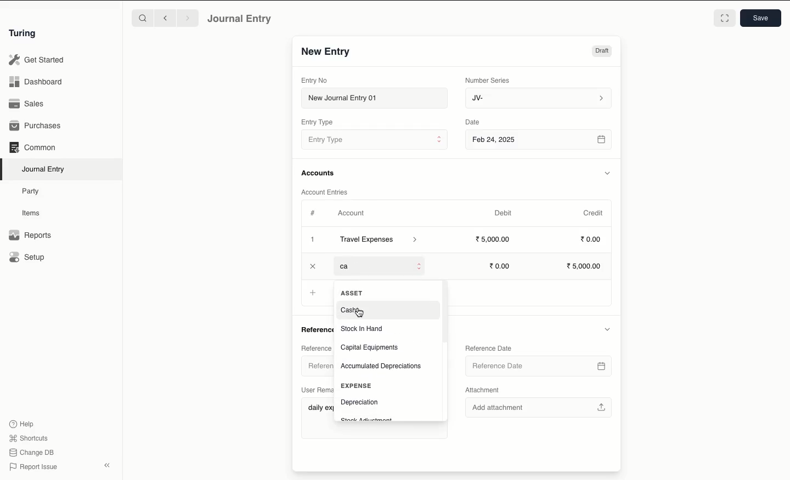 The width and height of the screenshot is (790, 480). What do you see at coordinates (363, 329) in the screenshot?
I see `Stock In Hand` at bounding box center [363, 329].